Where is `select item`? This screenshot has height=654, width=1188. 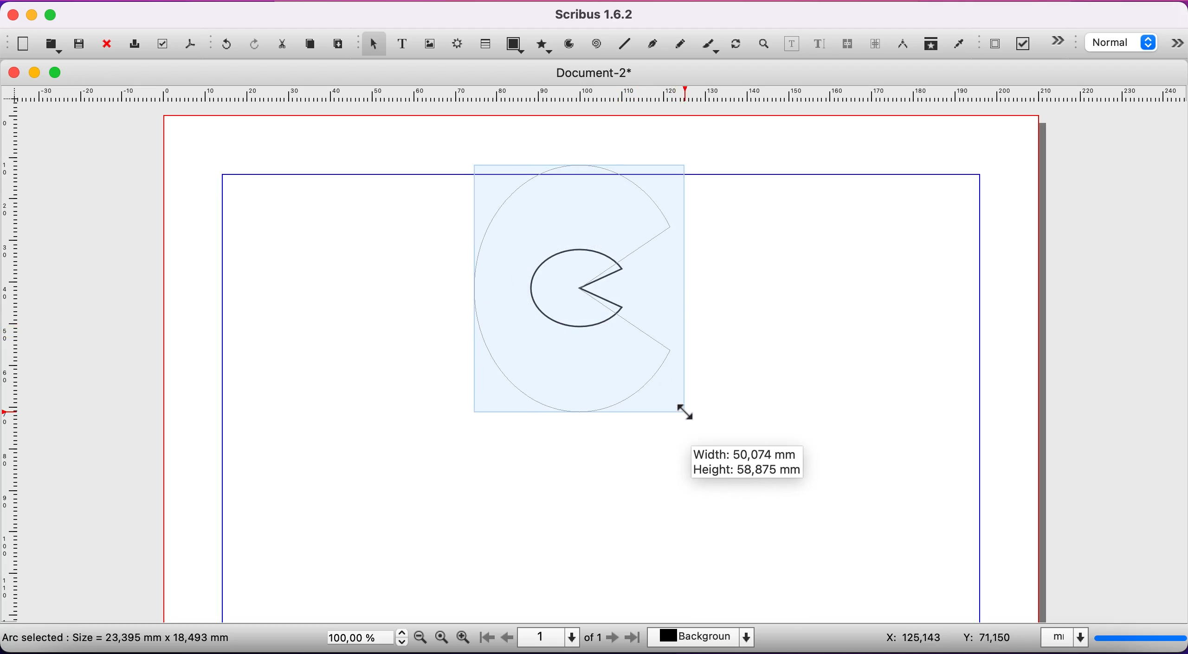
select item is located at coordinates (371, 43).